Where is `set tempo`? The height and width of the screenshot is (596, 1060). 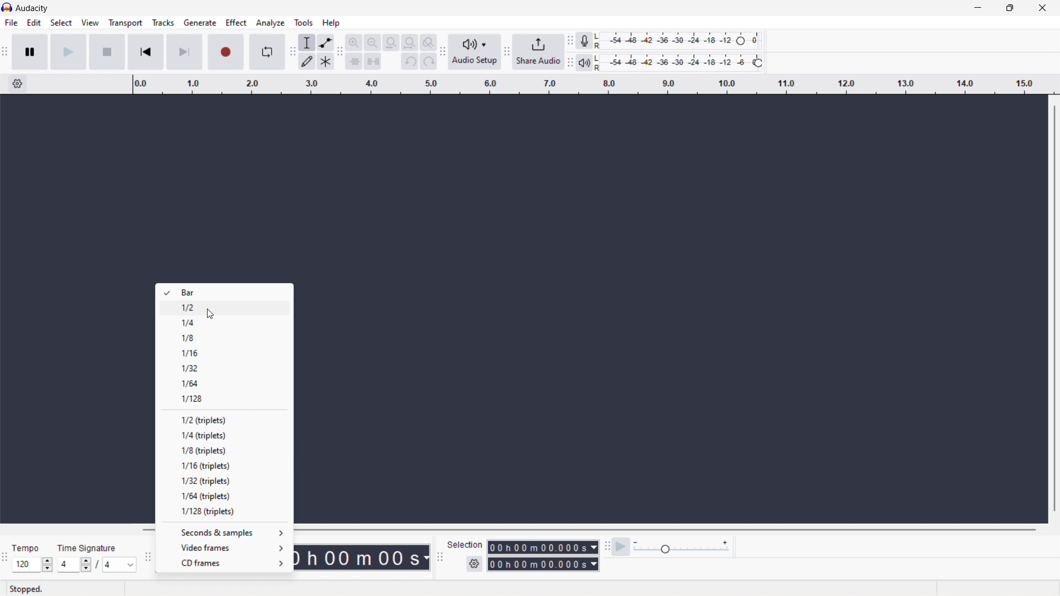
set tempo is located at coordinates (32, 565).